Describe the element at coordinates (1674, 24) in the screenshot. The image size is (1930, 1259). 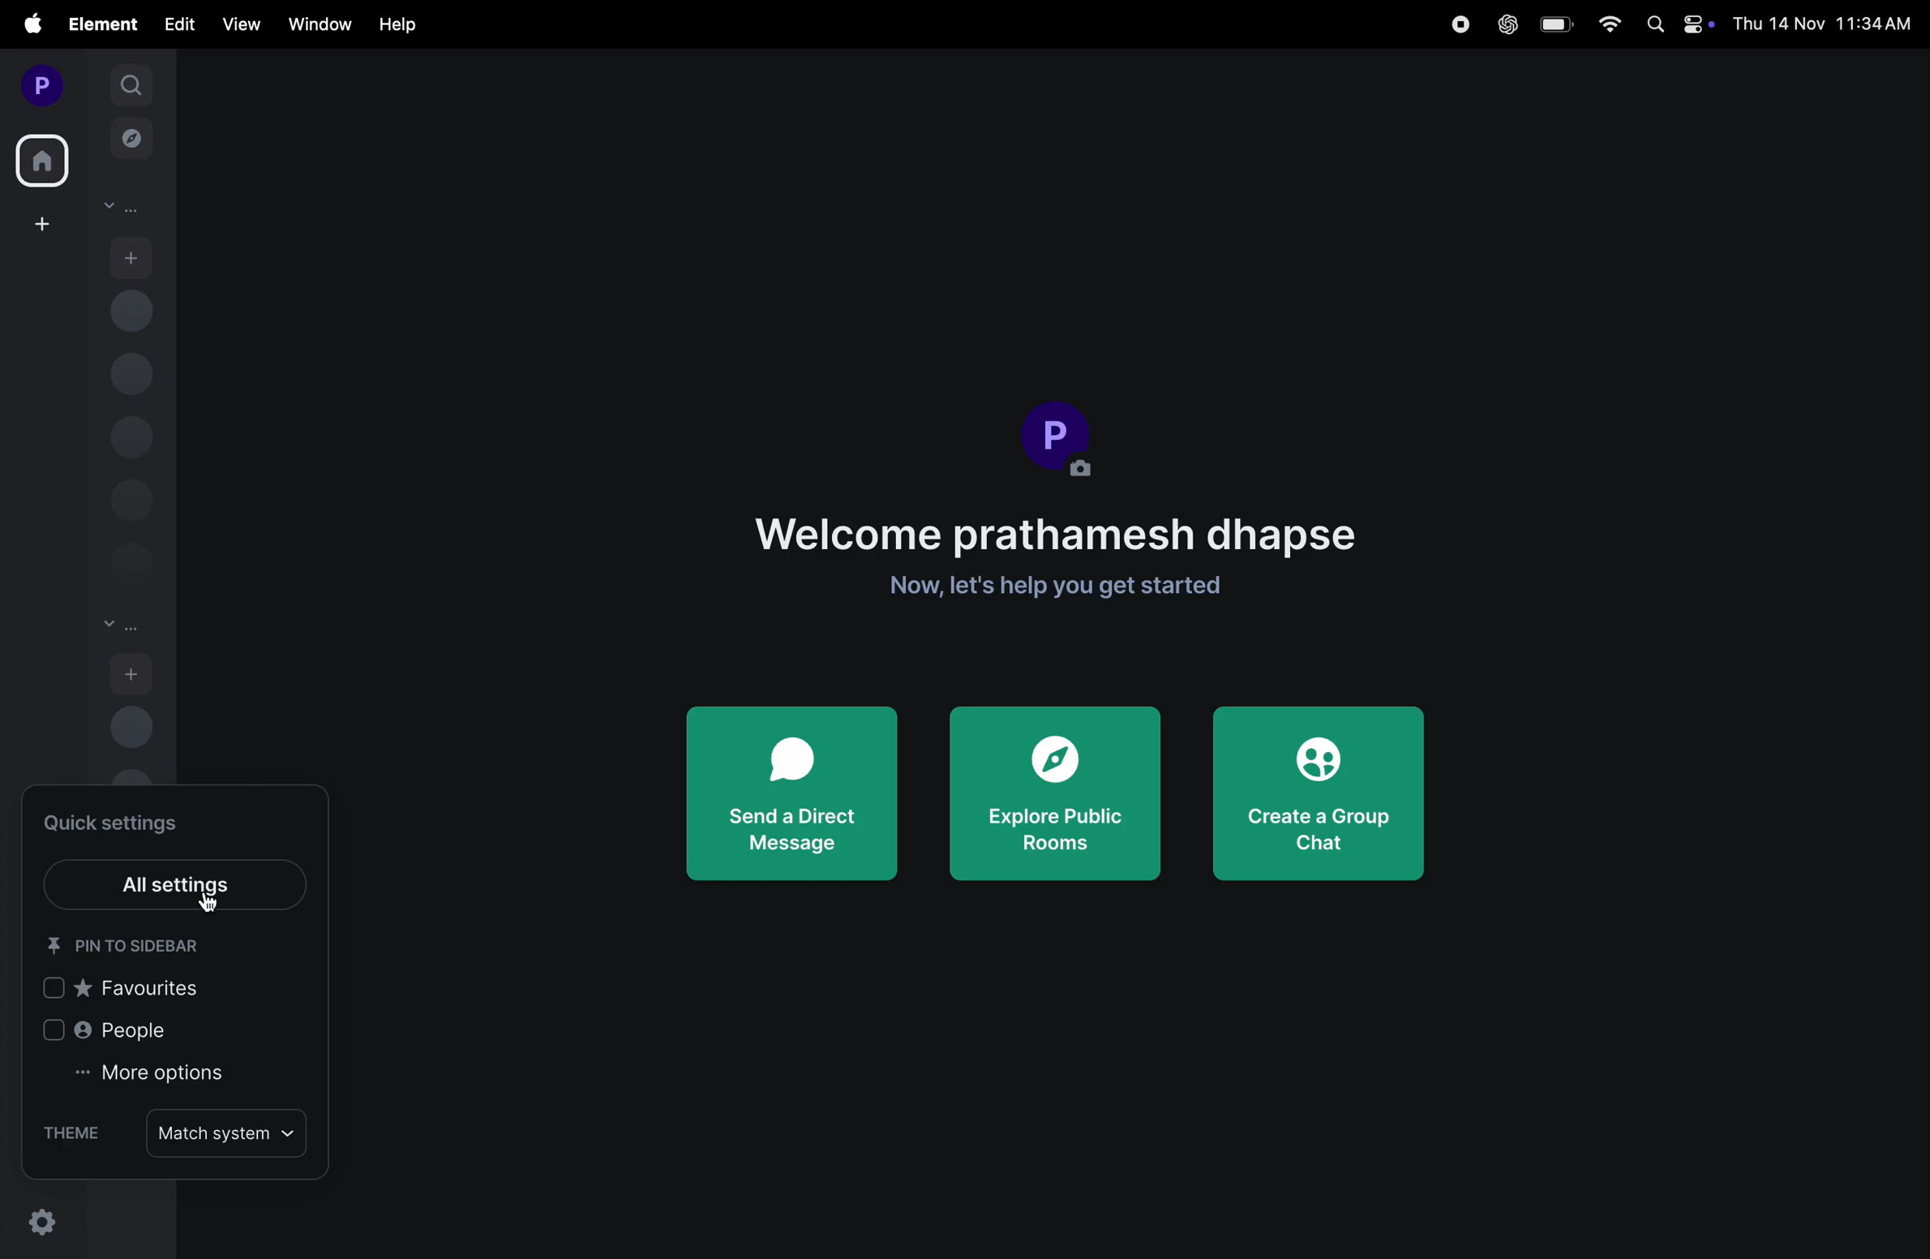
I see `apple widgets` at that location.